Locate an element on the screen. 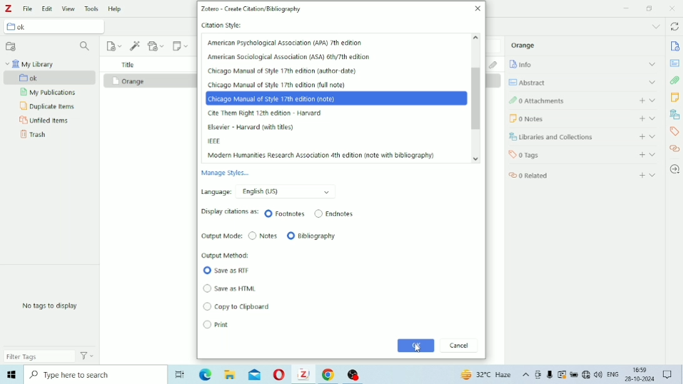  Type here to search is located at coordinates (93, 374).